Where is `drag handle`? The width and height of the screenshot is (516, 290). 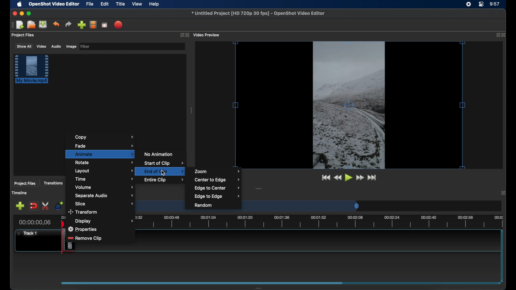
drag handle is located at coordinates (259, 189).